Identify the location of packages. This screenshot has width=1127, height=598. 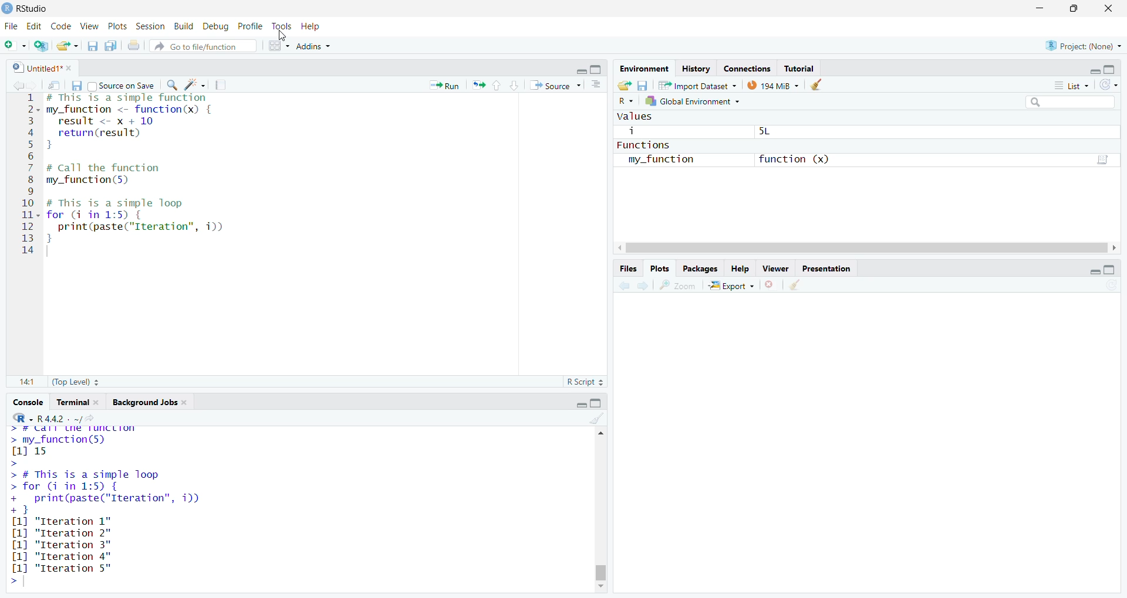
(702, 268).